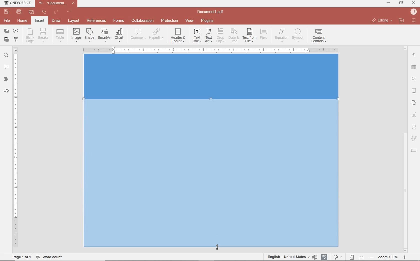  What do you see at coordinates (324, 257) in the screenshot?
I see `spell checking` at bounding box center [324, 257].